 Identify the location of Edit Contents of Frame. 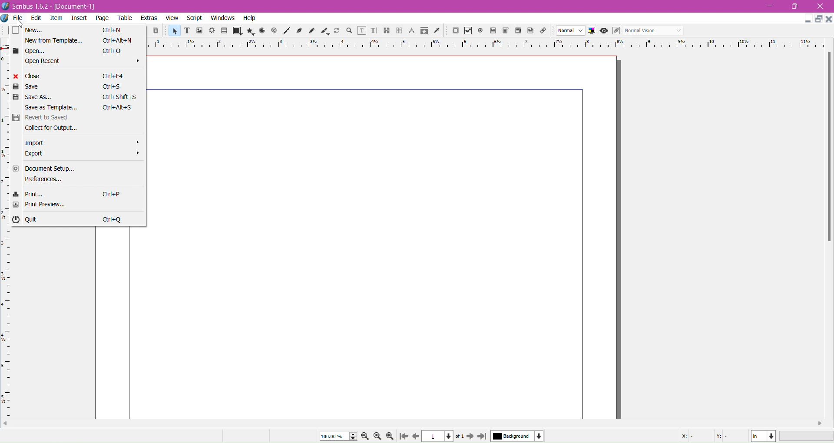
(362, 30).